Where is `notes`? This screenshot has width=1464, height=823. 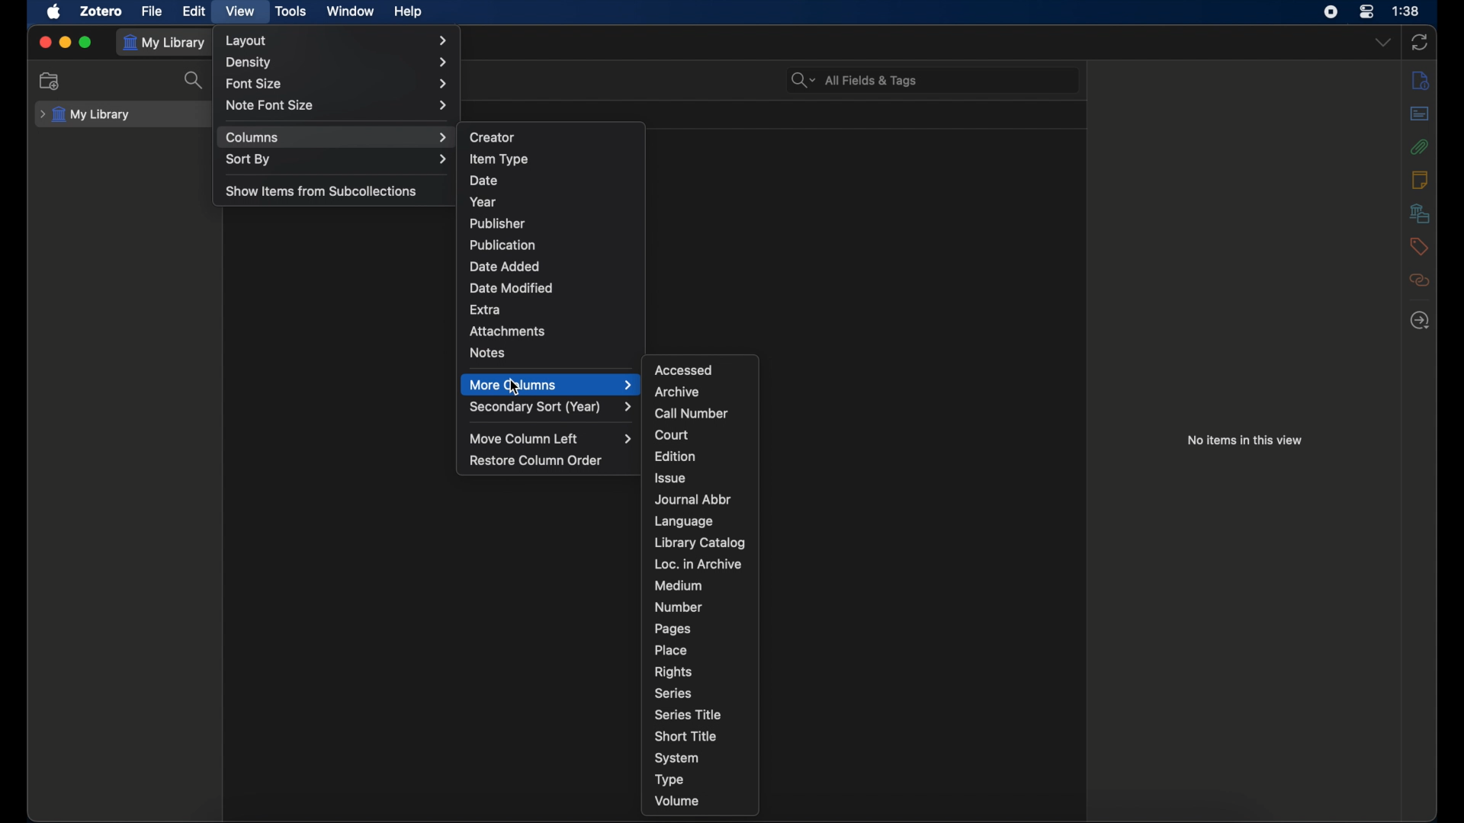 notes is located at coordinates (488, 352).